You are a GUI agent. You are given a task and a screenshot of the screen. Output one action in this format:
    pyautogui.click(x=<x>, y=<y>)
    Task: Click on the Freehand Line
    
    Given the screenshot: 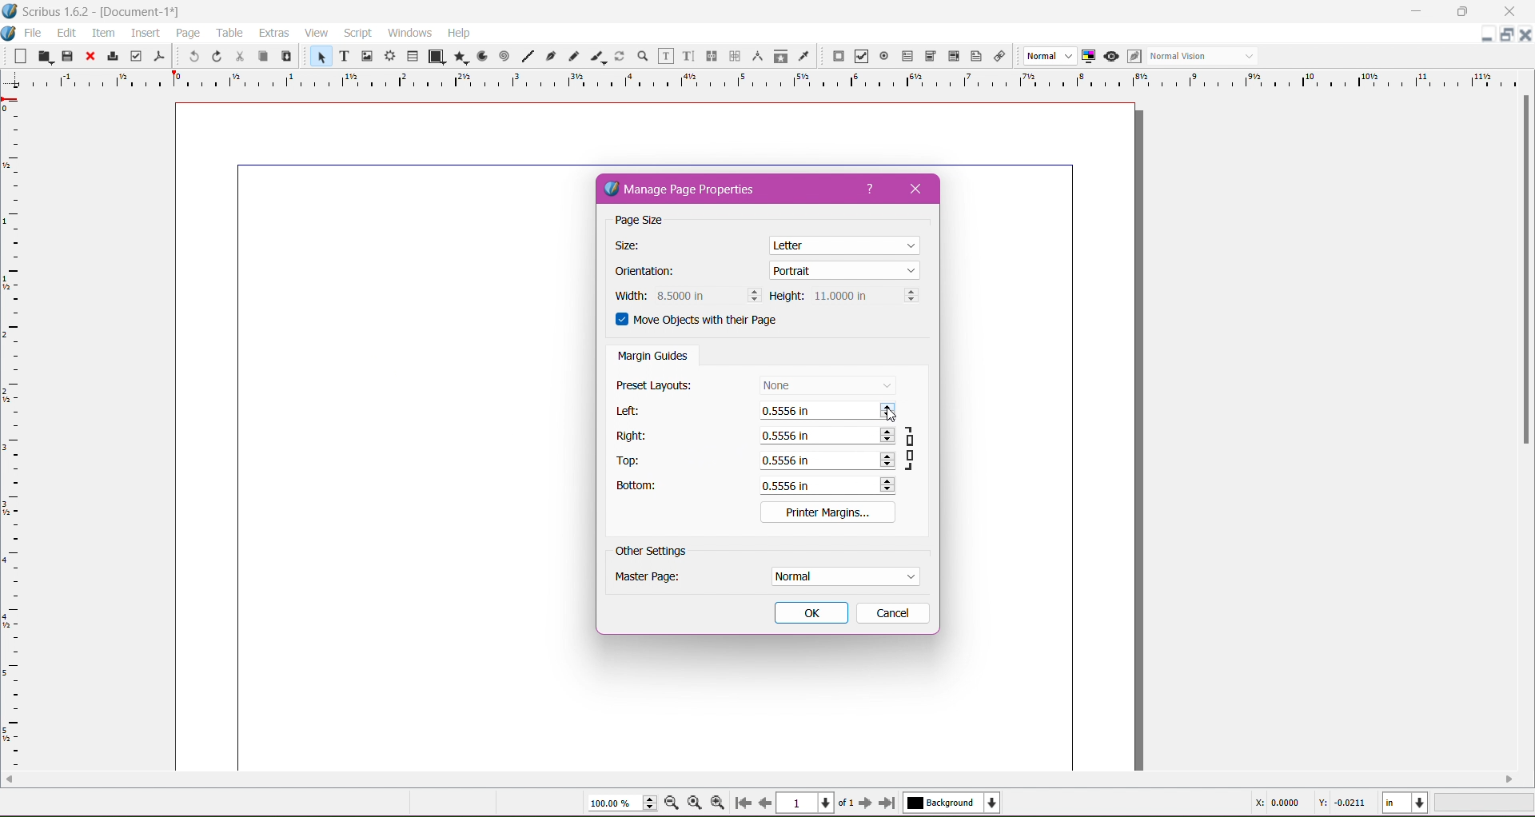 What is the action you would take?
    pyautogui.click(x=573, y=56)
    